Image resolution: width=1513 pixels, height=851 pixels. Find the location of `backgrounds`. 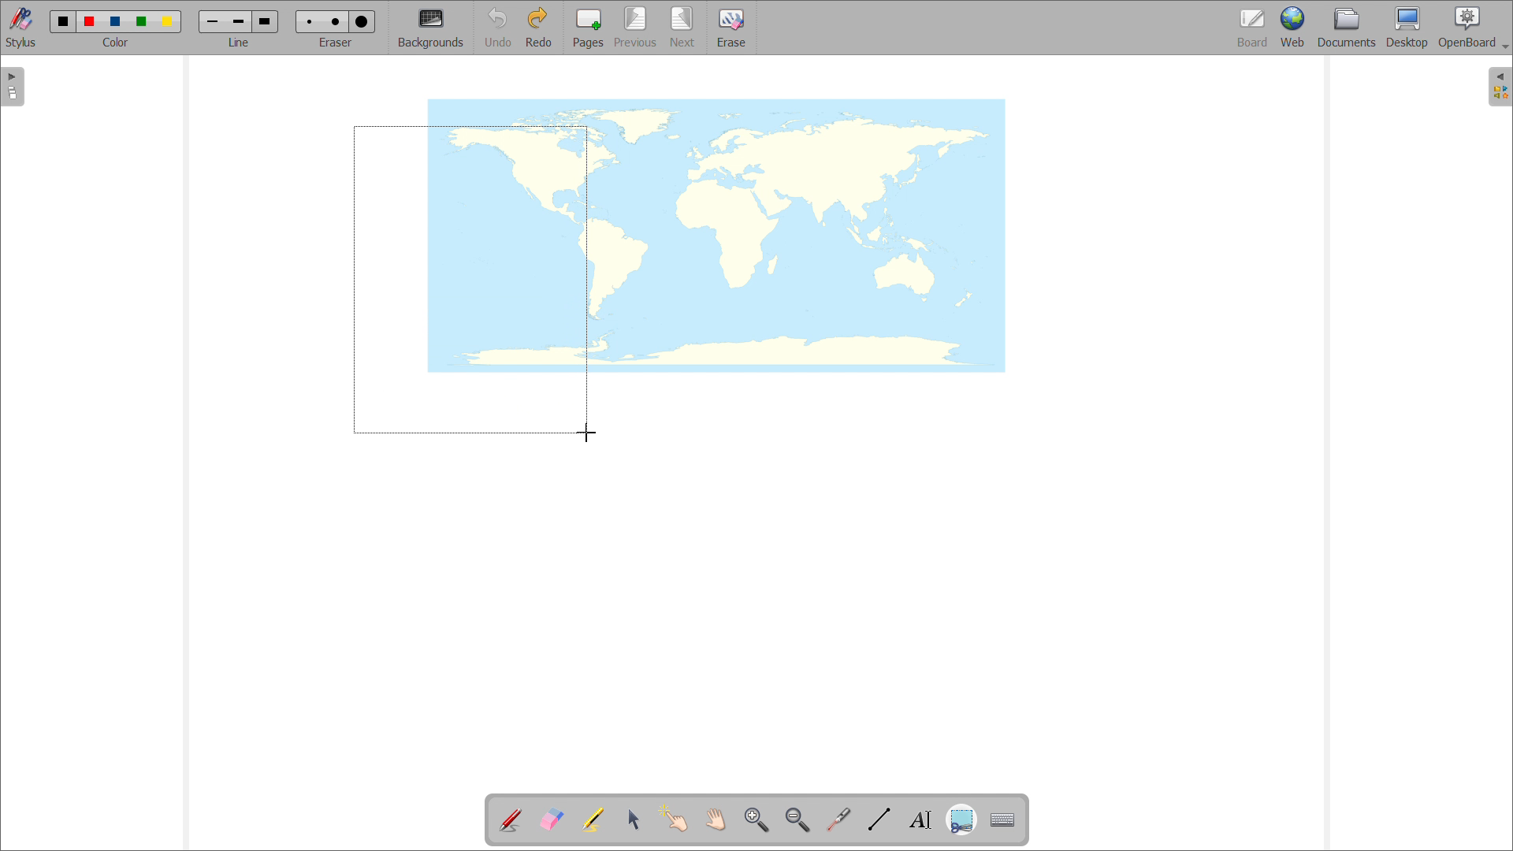

backgrounds is located at coordinates (431, 28).